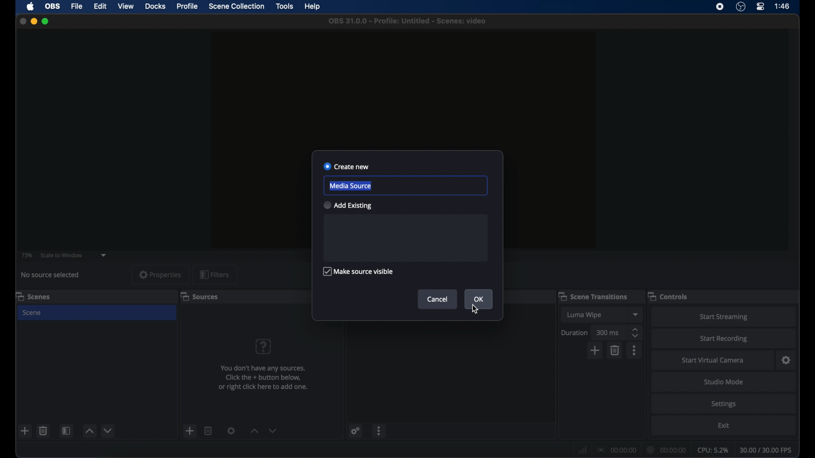  I want to click on tools, so click(285, 6).